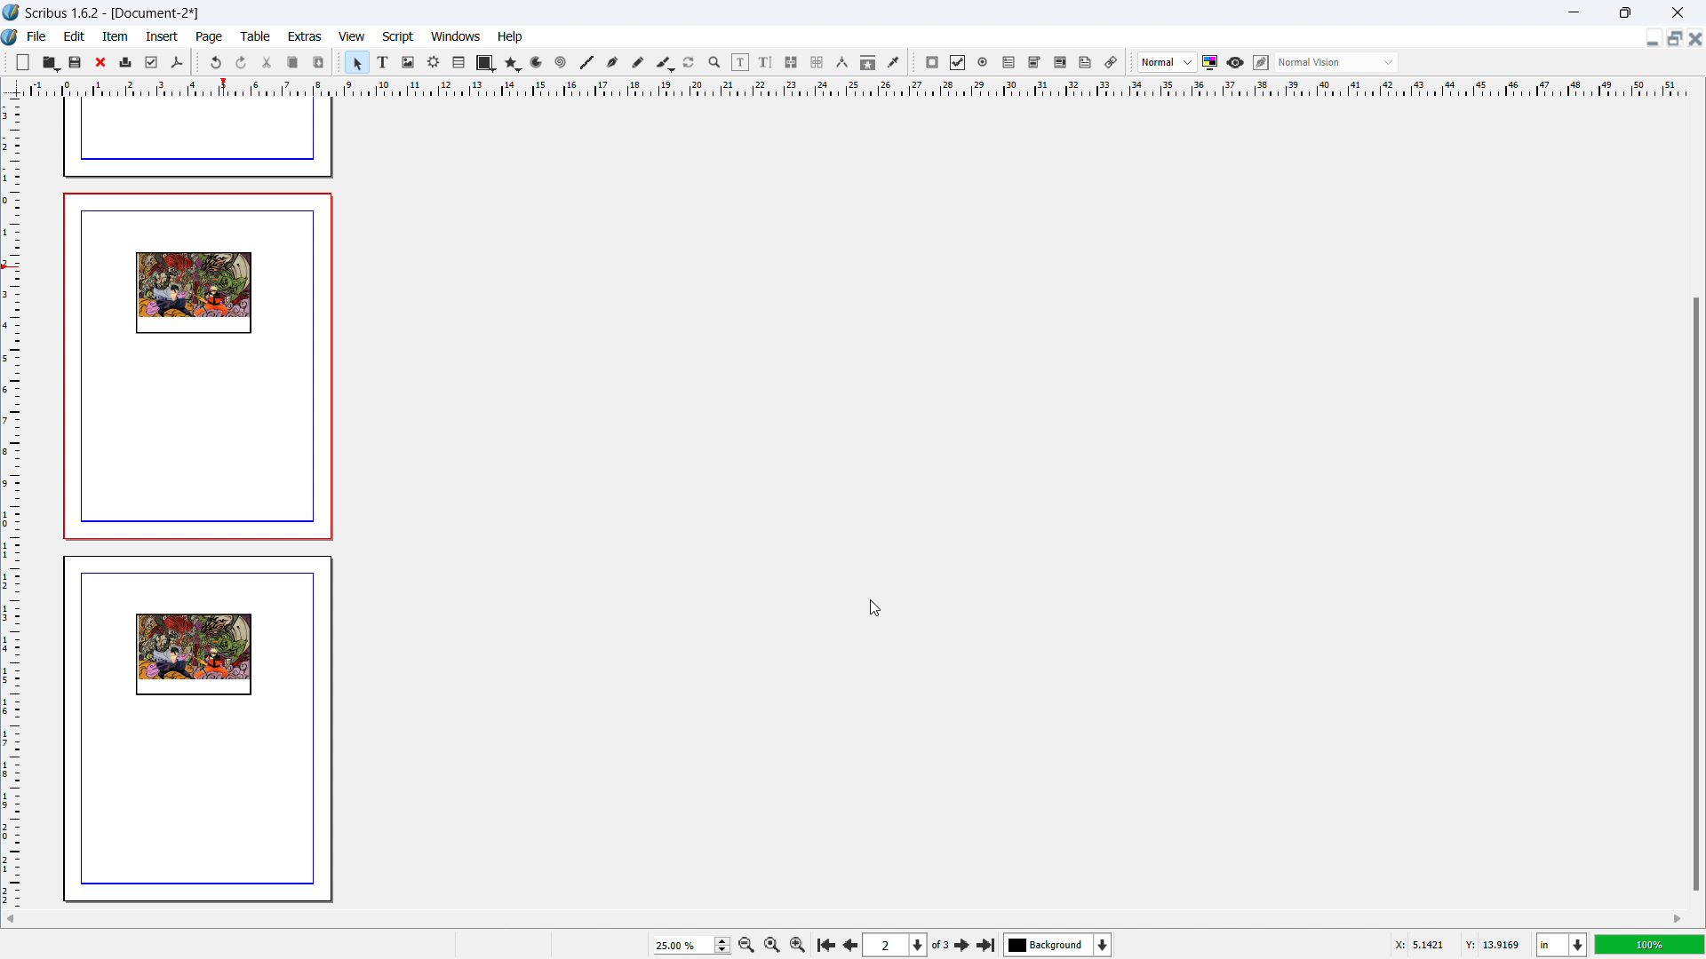  What do you see at coordinates (339, 60) in the screenshot?
I see `move toolbox` at bounding box center [339, 60].